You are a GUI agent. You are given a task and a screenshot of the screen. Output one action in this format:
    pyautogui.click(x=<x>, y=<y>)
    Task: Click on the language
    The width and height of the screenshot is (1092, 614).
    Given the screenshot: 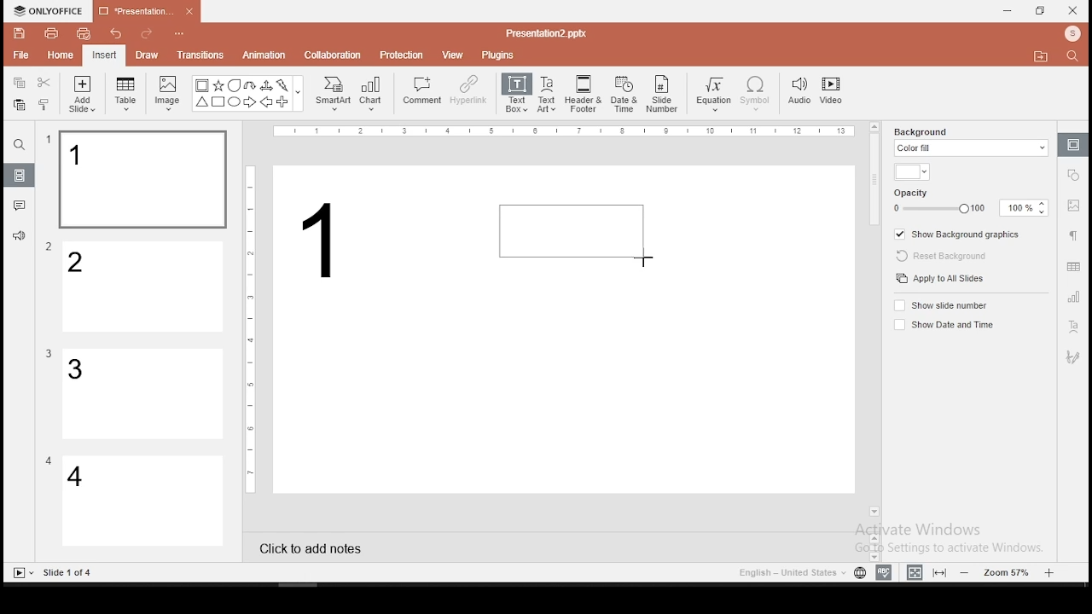 What is the action you would take?
    pyautogui.click(x=859, y=573)
    